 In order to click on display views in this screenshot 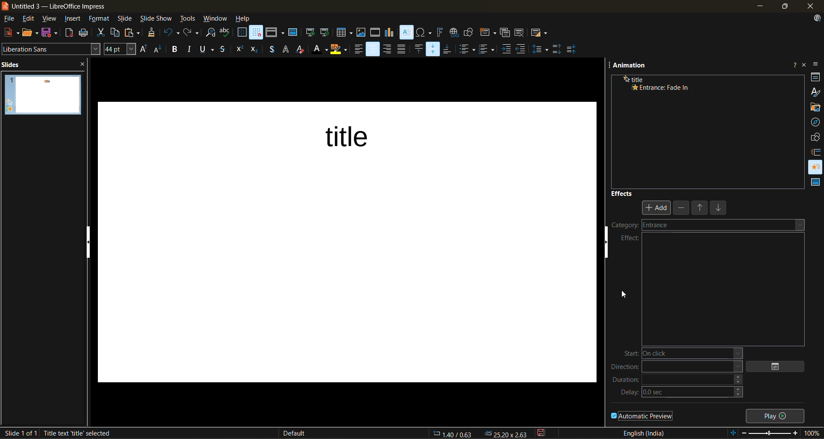, I will do `click(275, 32)`.